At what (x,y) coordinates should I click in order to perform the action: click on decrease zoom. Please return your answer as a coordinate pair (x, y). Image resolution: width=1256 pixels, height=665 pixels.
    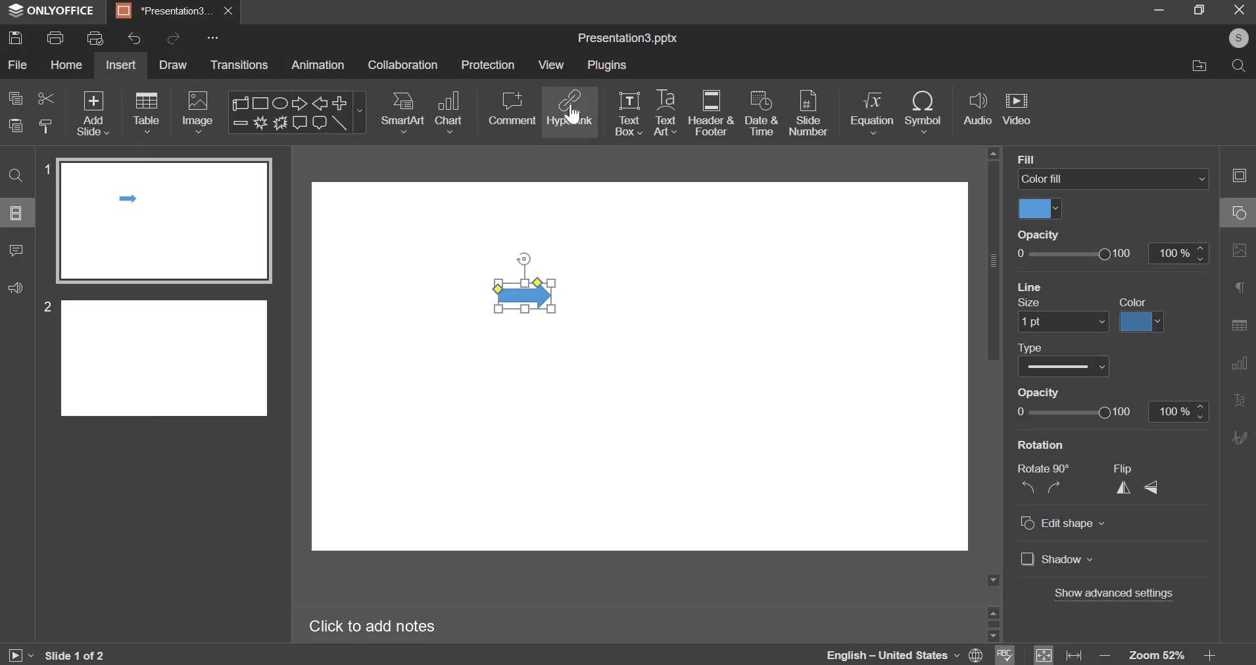
    Looking at the image, I should click on (1105, 656).